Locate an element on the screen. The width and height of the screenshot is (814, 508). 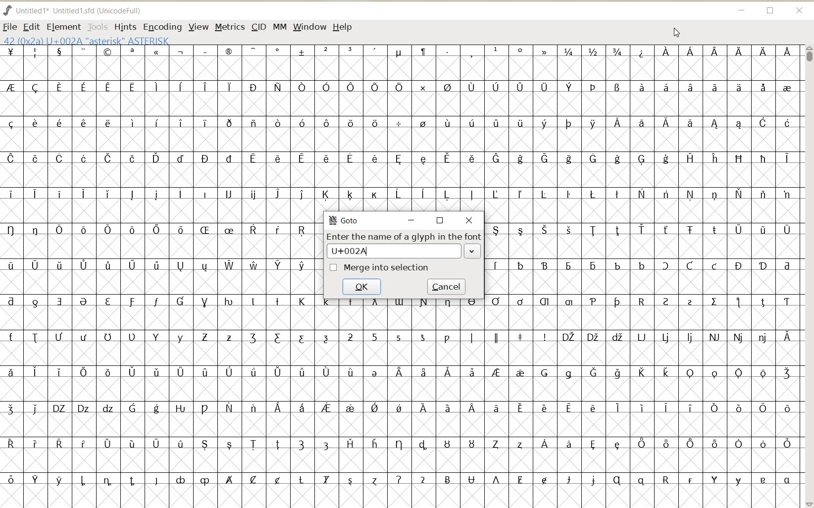
GLYPHY CHARACTERS & NUMBERS is located at coordinates (402, 403).